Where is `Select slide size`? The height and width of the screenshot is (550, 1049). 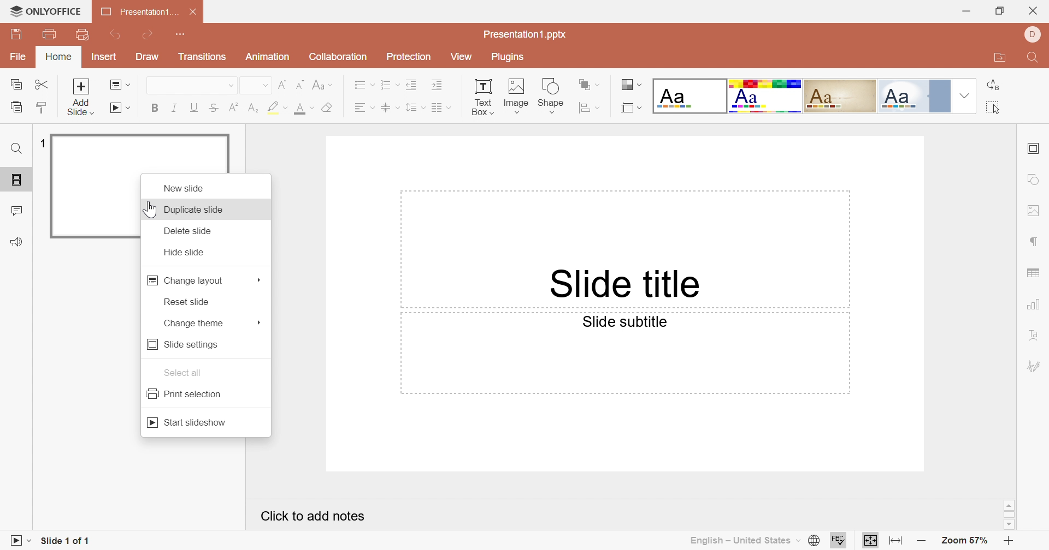 Select slide size is located at coordinates (631, 107).